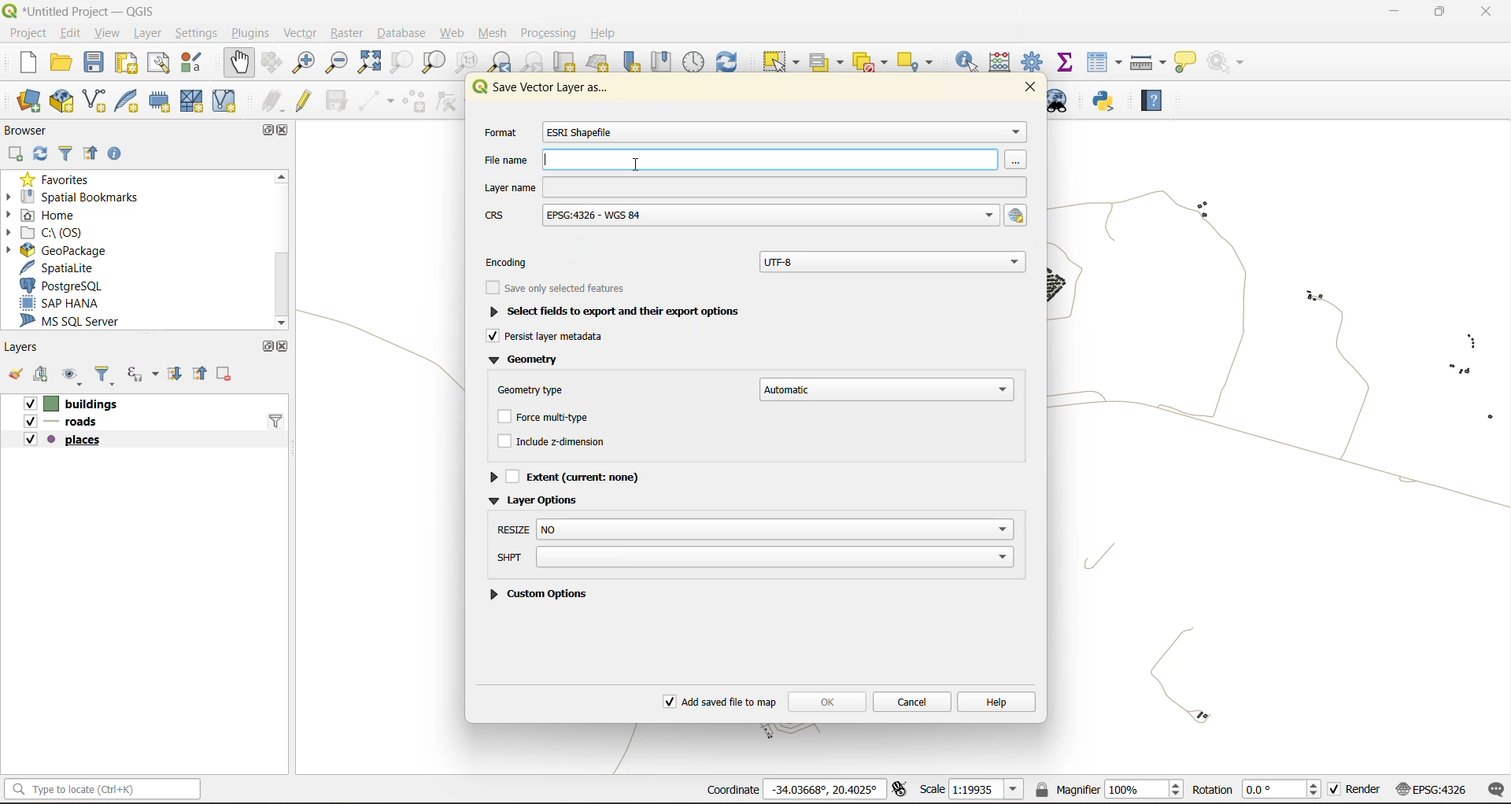 The image size is (1511, 804). What do you see at coordinates (65, 61) in the screenshot?
I see `open` at bounding box center [65, 61].